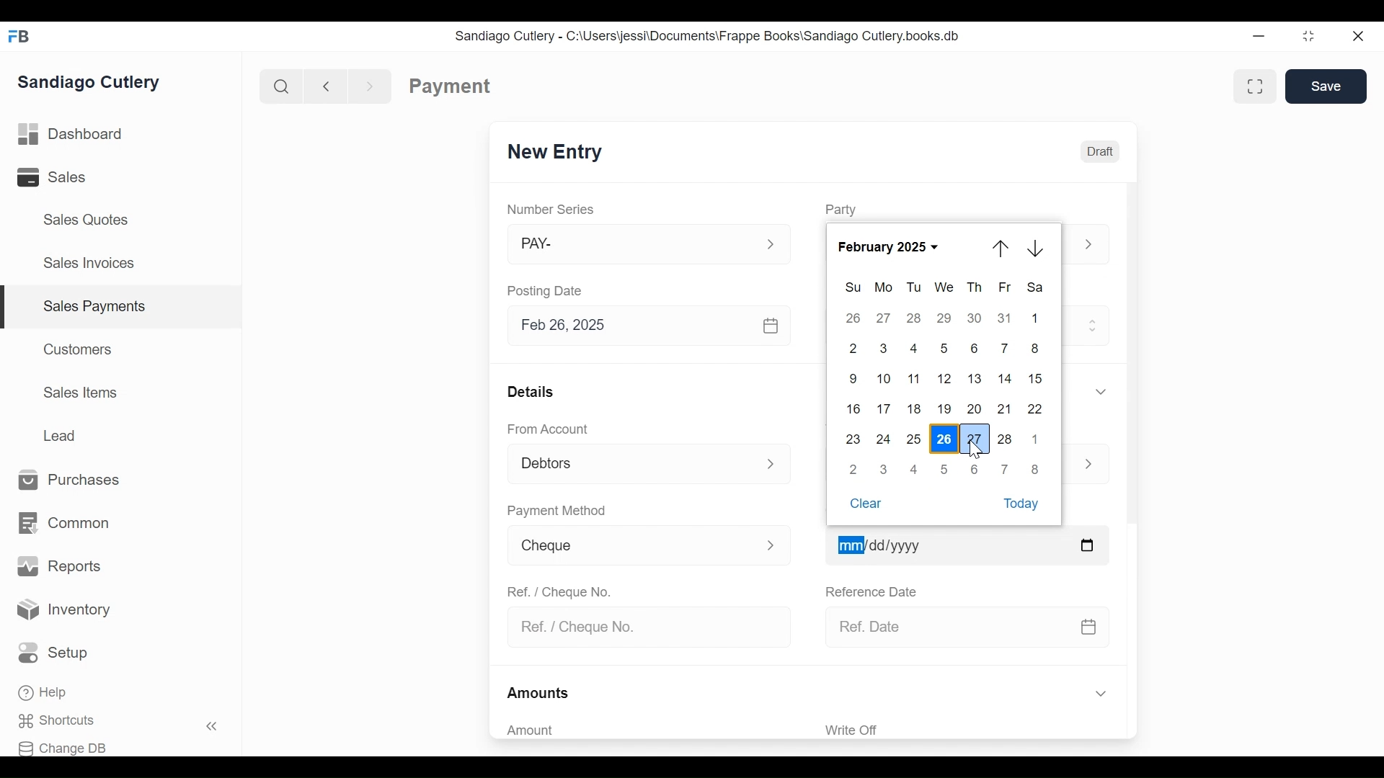 The height and width of the screenshot is (778, 1384). Describe the element at coordinates (870, 590) in the screenshot. I see `Reference Date` at that location.